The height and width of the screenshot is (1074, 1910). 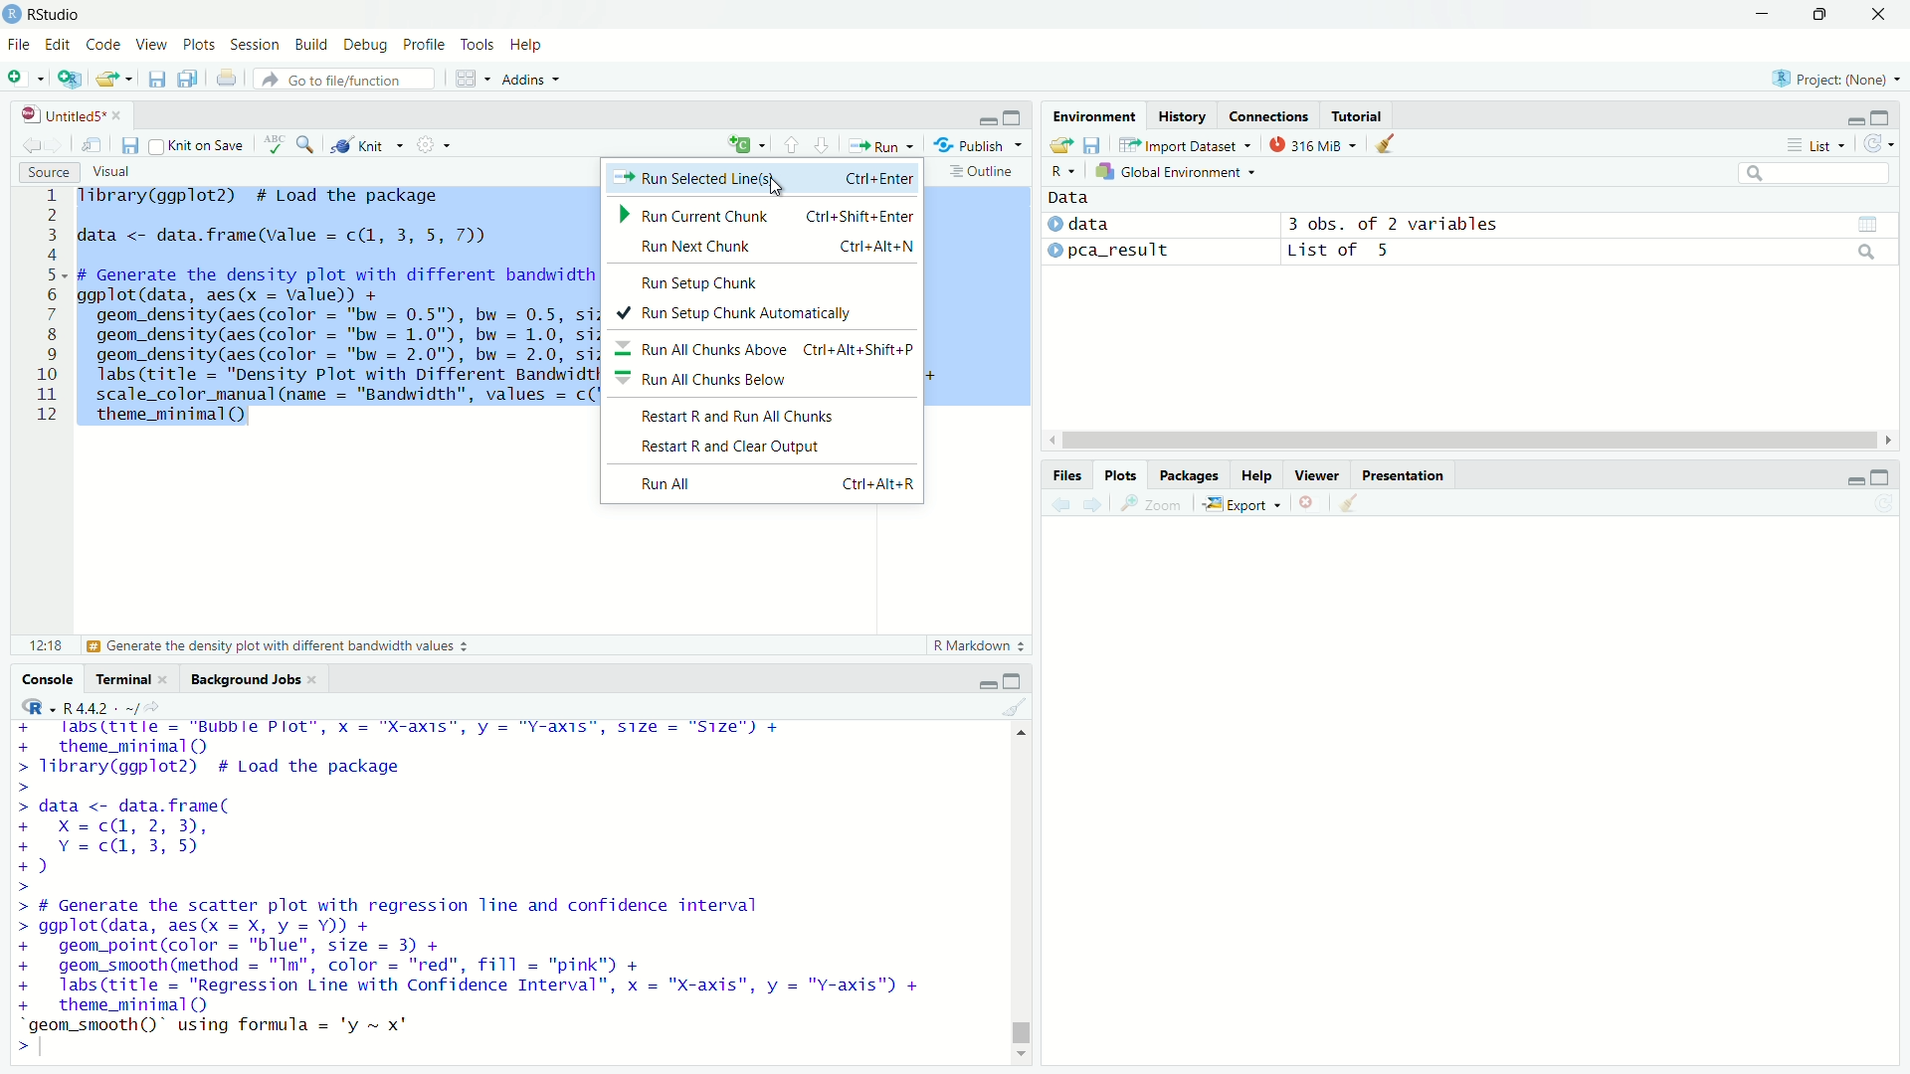 I want to click on R Markdown, so click(x=982, y=645).